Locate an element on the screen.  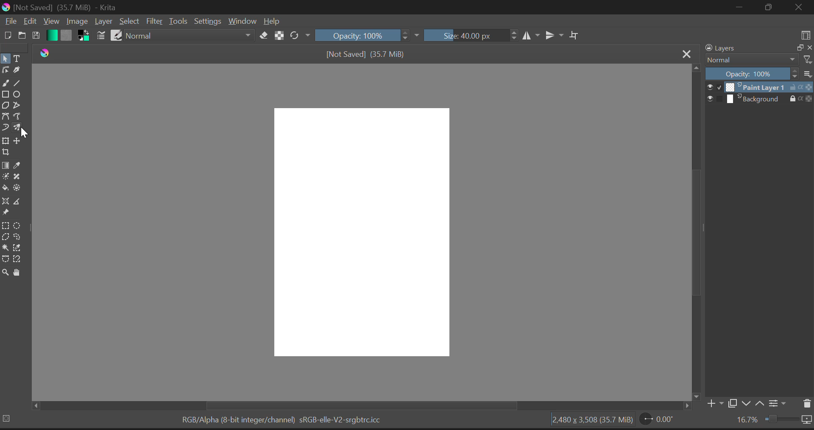
Reference Images is located at coordinates (5, 213).